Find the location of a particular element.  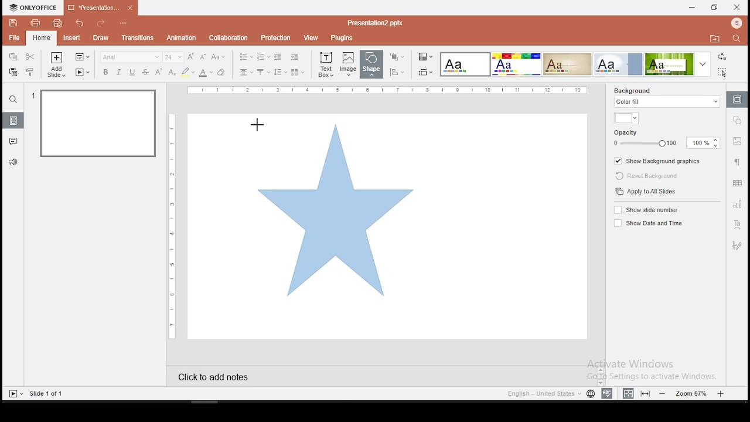

decrease indent is located at coordinates (279, 56).